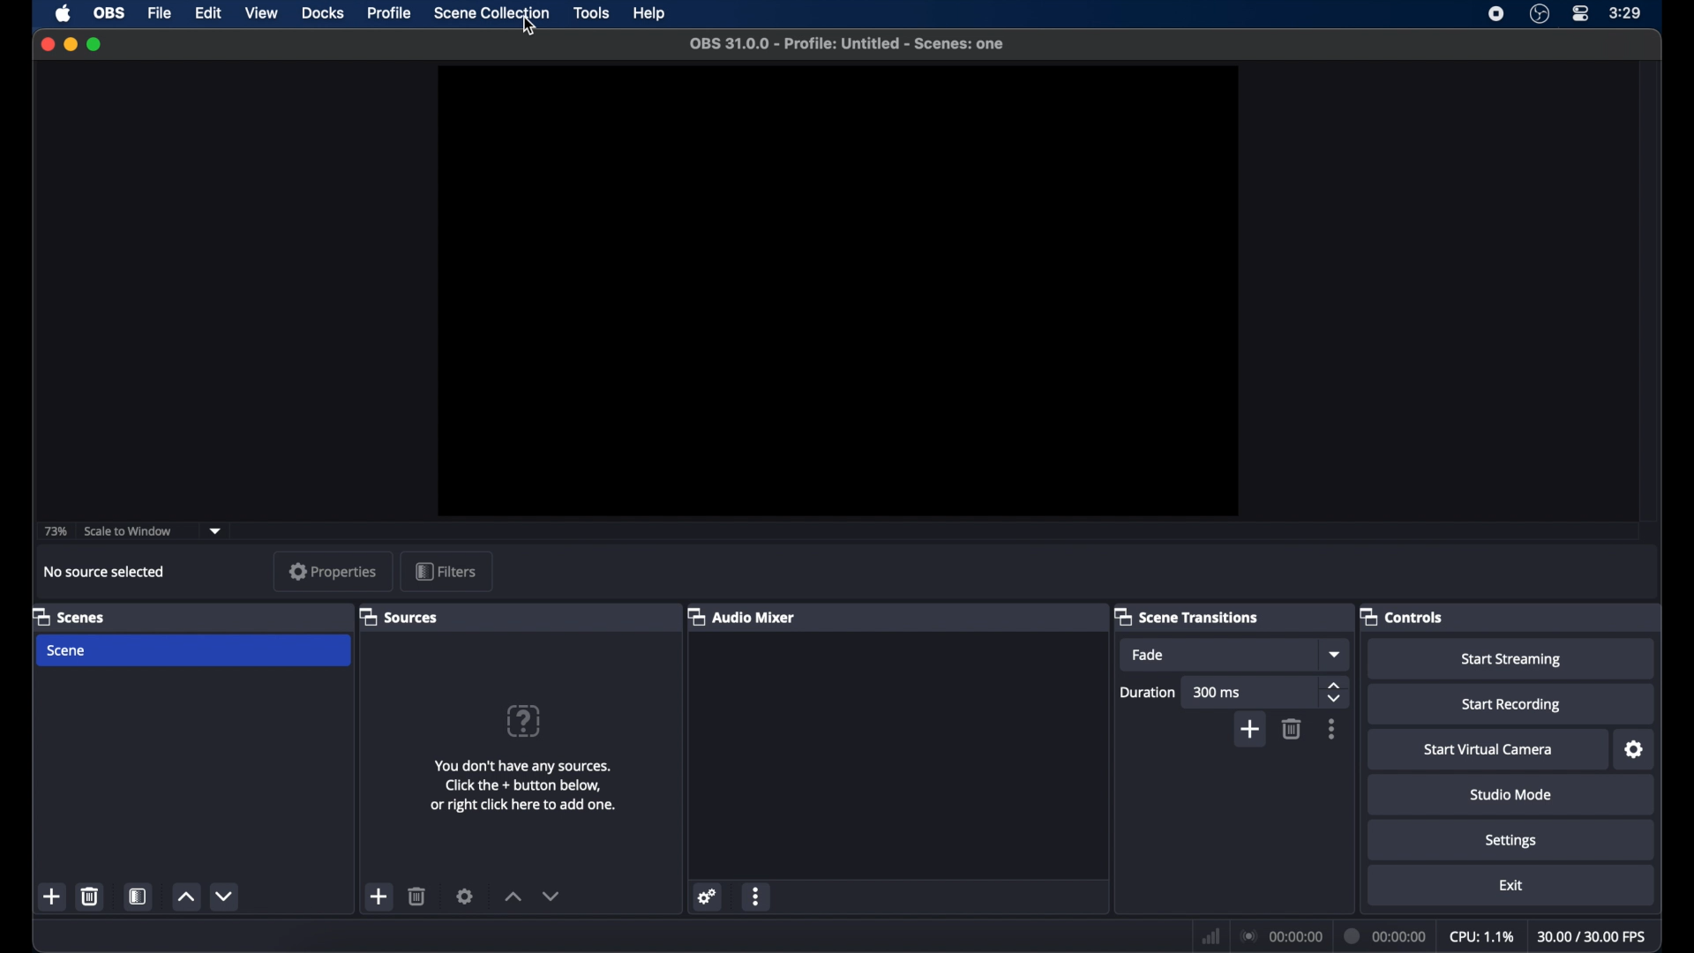 The image size is (1694, 953). What do you see at coordinates (1335, 654) in the screenshot?
I see `dropdown menu` at bounding box center [1335, 654].